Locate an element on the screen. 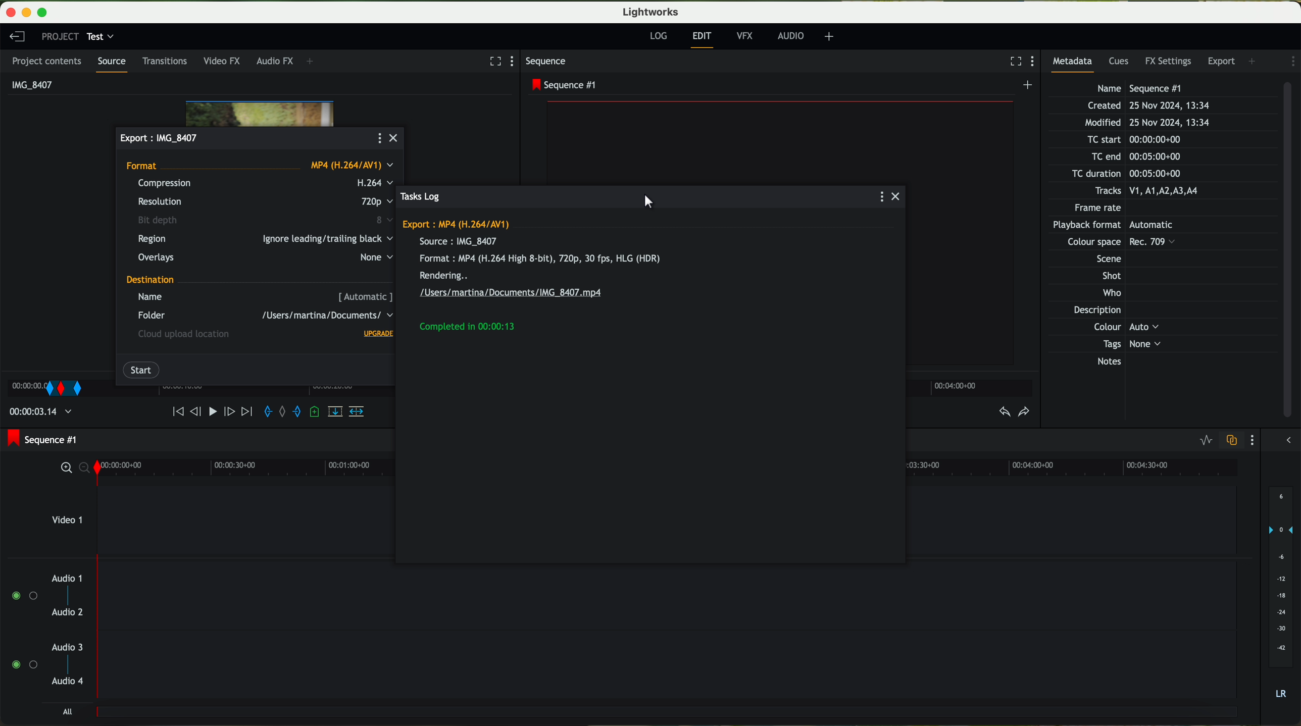  redo is located at coordinates (1024, 413).